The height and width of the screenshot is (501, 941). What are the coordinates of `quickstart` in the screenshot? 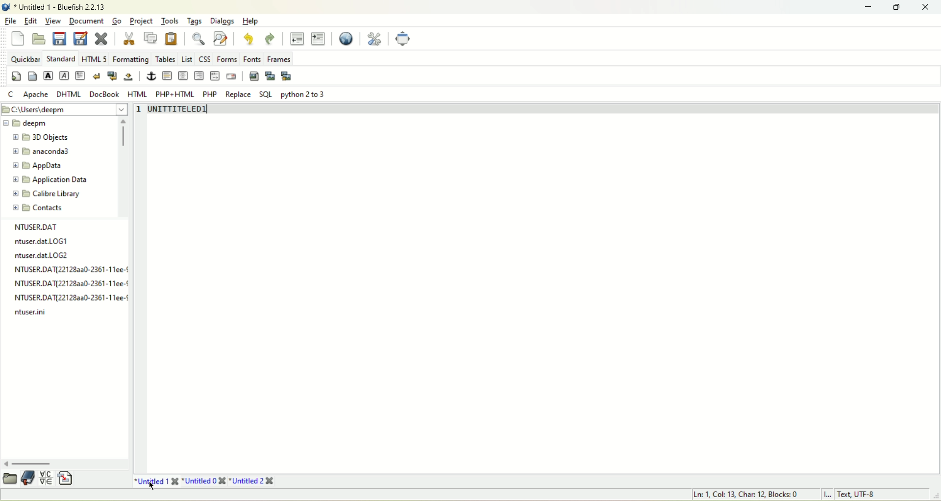 It's located at (15, 77).